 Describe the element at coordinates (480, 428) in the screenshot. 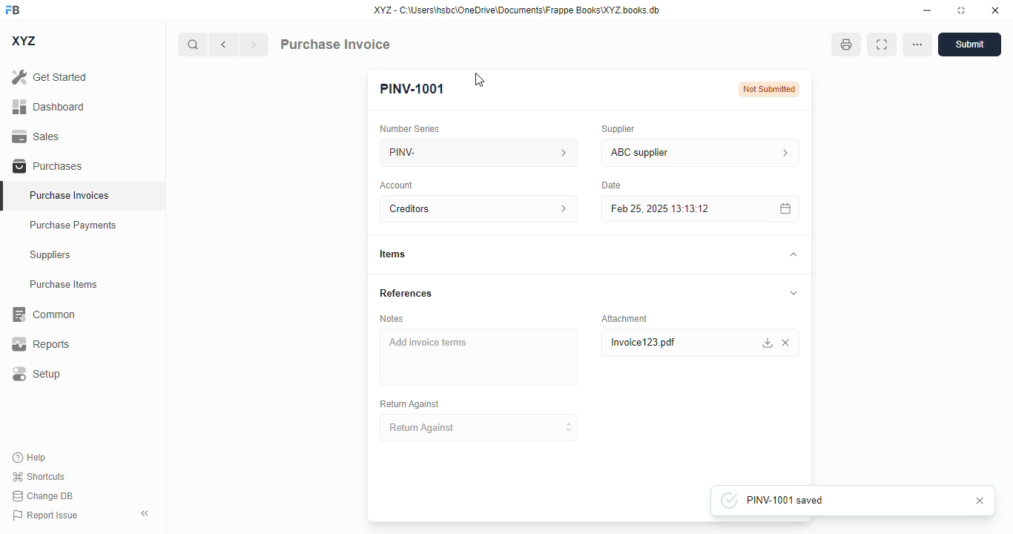

I see `return against` at that location.